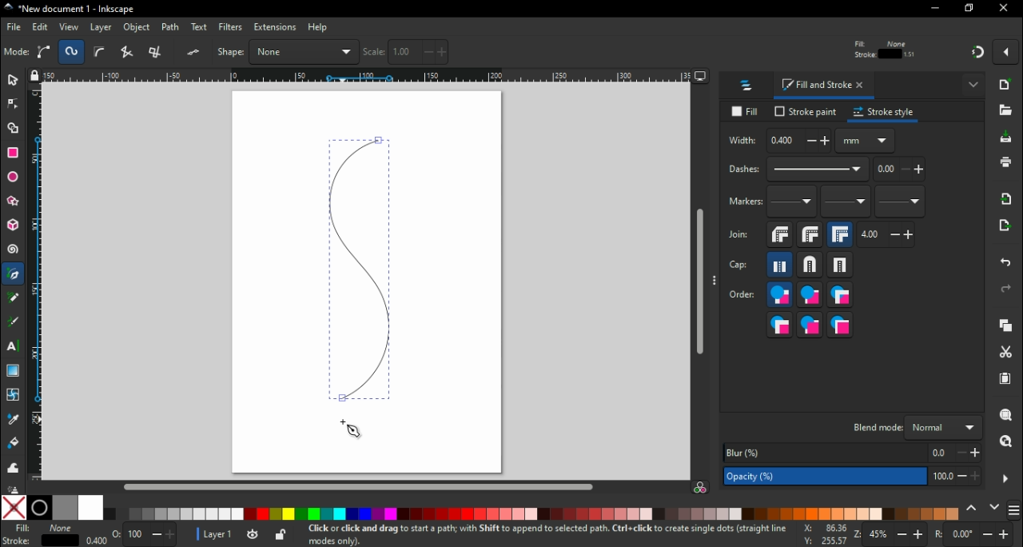 The height and width of the screenshot is (547, 1023). I want to click on close window, so click(1005, 9).